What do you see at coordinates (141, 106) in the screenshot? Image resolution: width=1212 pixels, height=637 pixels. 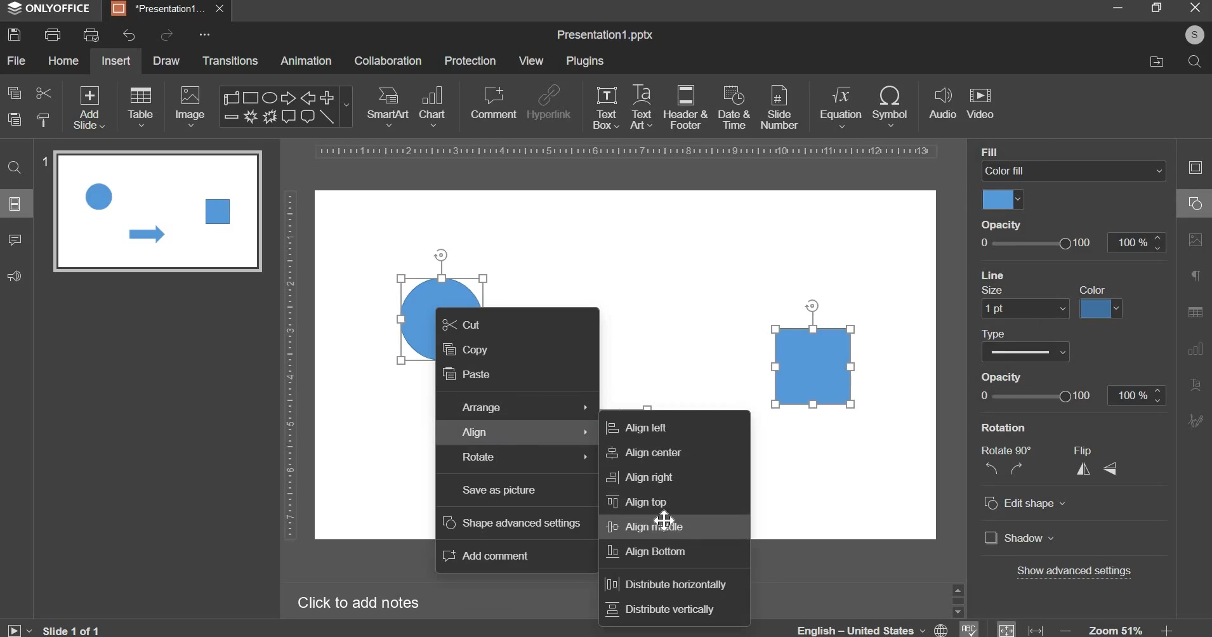 I see `table` at bounding box center [141, 106].